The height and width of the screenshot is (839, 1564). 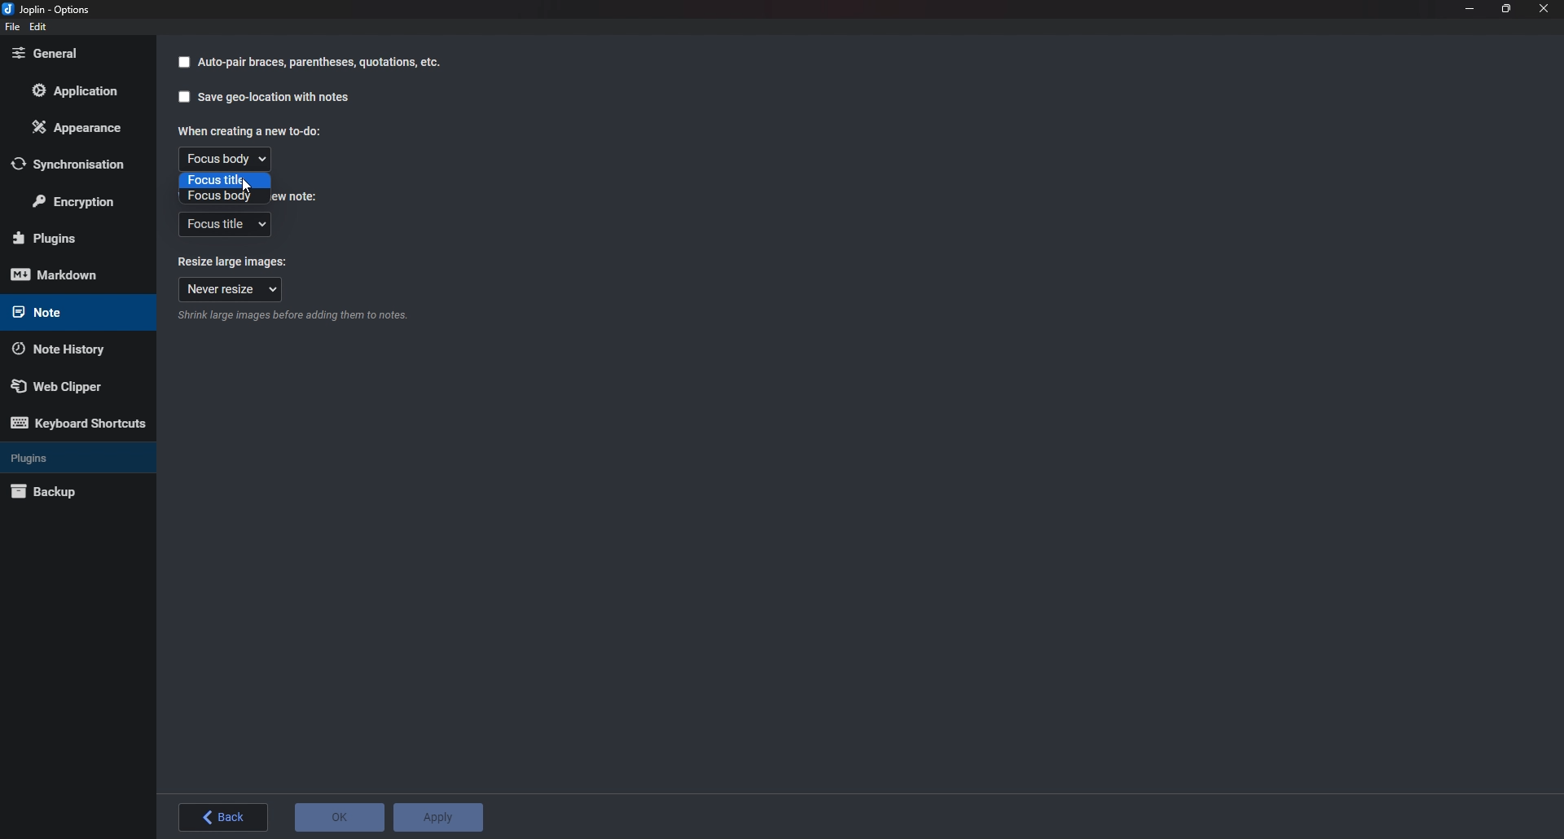 What do you see at coordinates (226, 160) in the screenshot?
I see `Focus body` at bounding box center [226, 160].